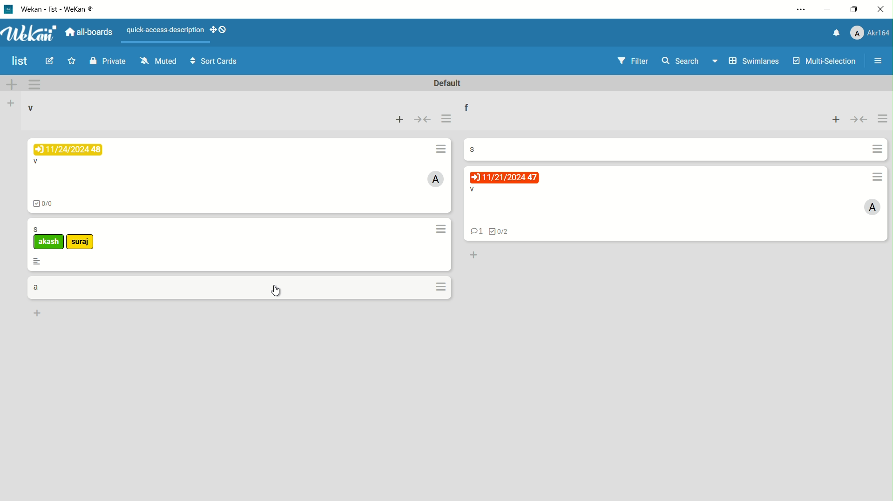 The width and height of the screenshot is (893, 501). What do you see at coordinates (221, 30) in the screenshot?
I see `show-desktop-drag-handles` at bounding box center [221, 30].